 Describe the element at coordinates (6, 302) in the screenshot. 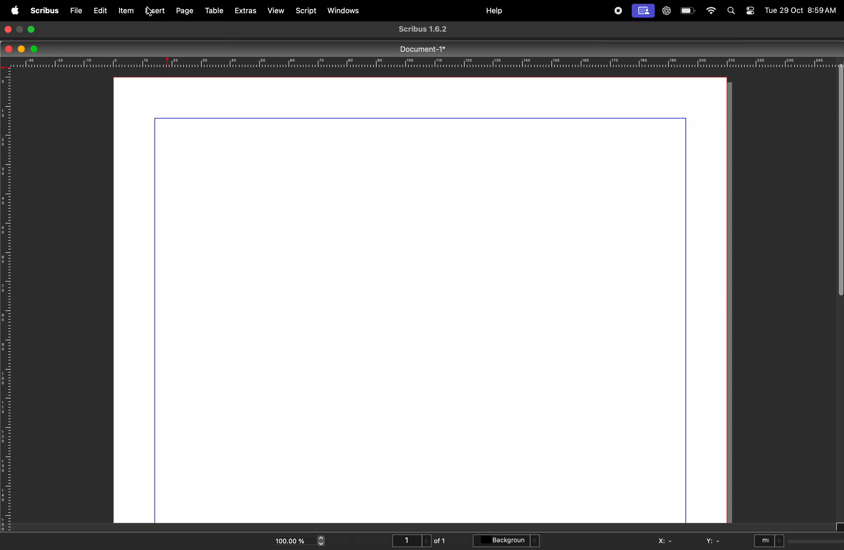

I see `vertical scale` at that location.